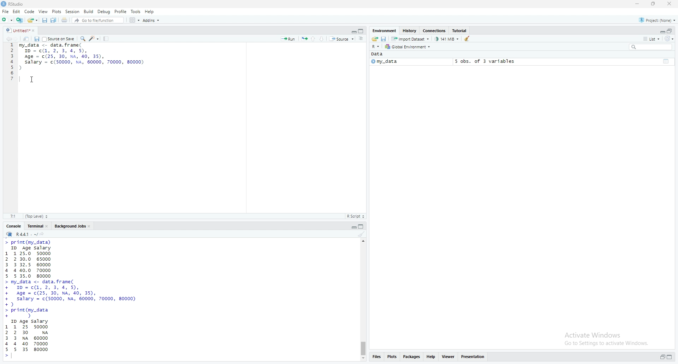 The image size is (678, 364). I want to click on save workspace, so click(384, 40).